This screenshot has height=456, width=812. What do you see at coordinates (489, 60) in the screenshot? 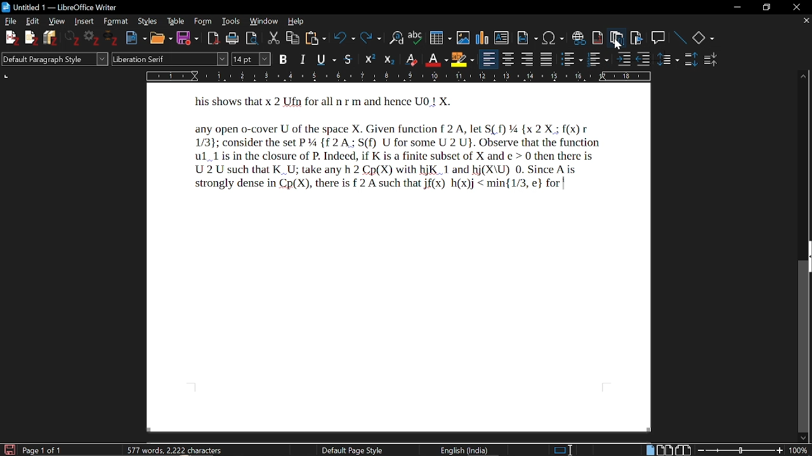
I see `Align left` at bounding box center [489, 60].